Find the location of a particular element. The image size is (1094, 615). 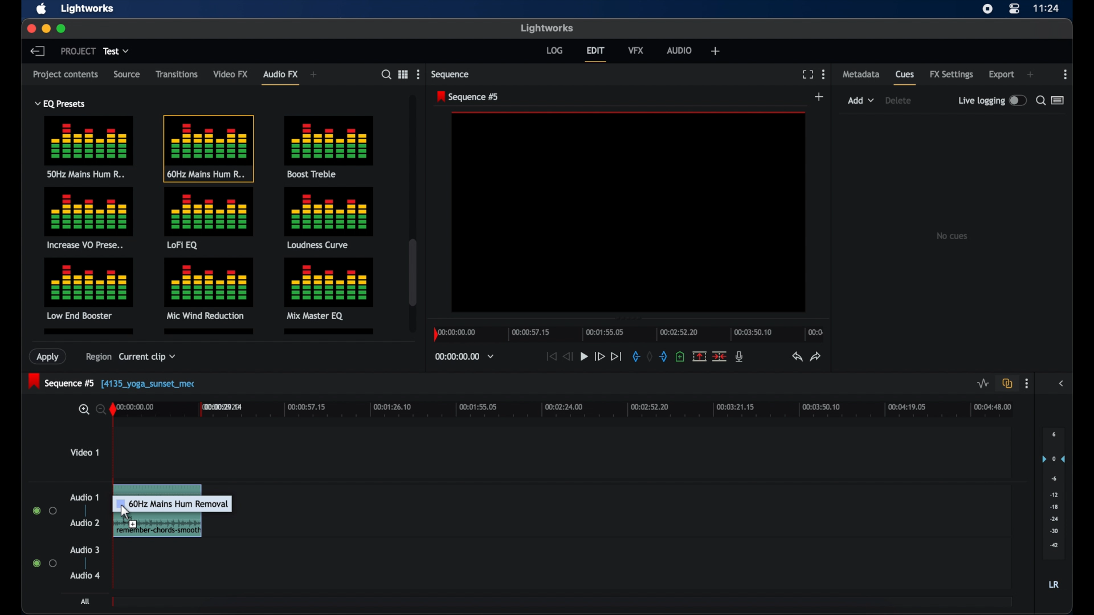

sequence is located at coordinates (450, 75).